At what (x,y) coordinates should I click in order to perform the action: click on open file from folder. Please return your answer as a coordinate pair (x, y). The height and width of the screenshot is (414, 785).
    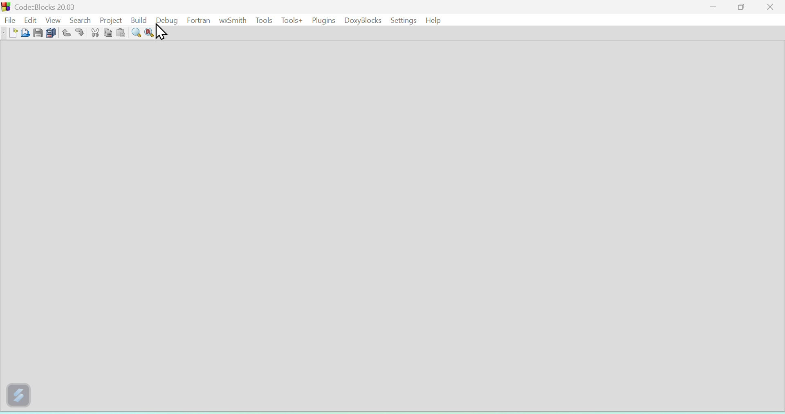
    Looking at the image, I should click on (25, 33).